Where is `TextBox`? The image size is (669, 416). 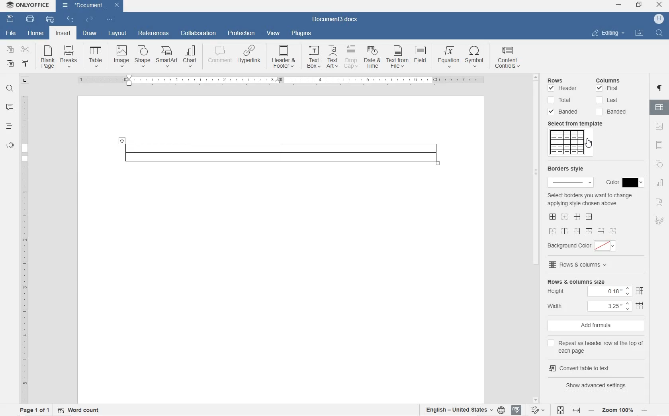
TextBox is located at coordinates (311, 57).